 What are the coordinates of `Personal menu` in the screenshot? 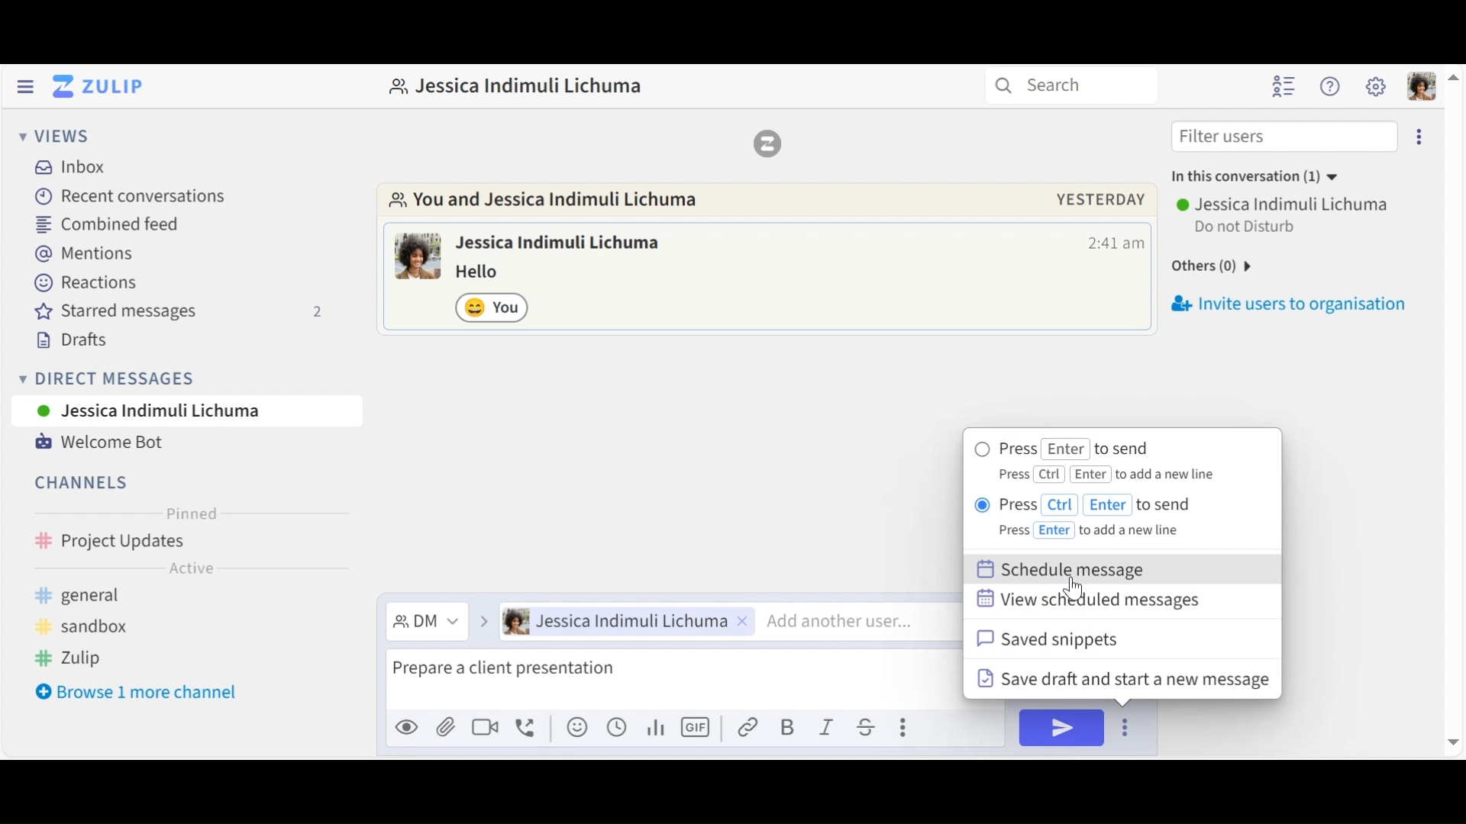 It's located at (1419, 85).